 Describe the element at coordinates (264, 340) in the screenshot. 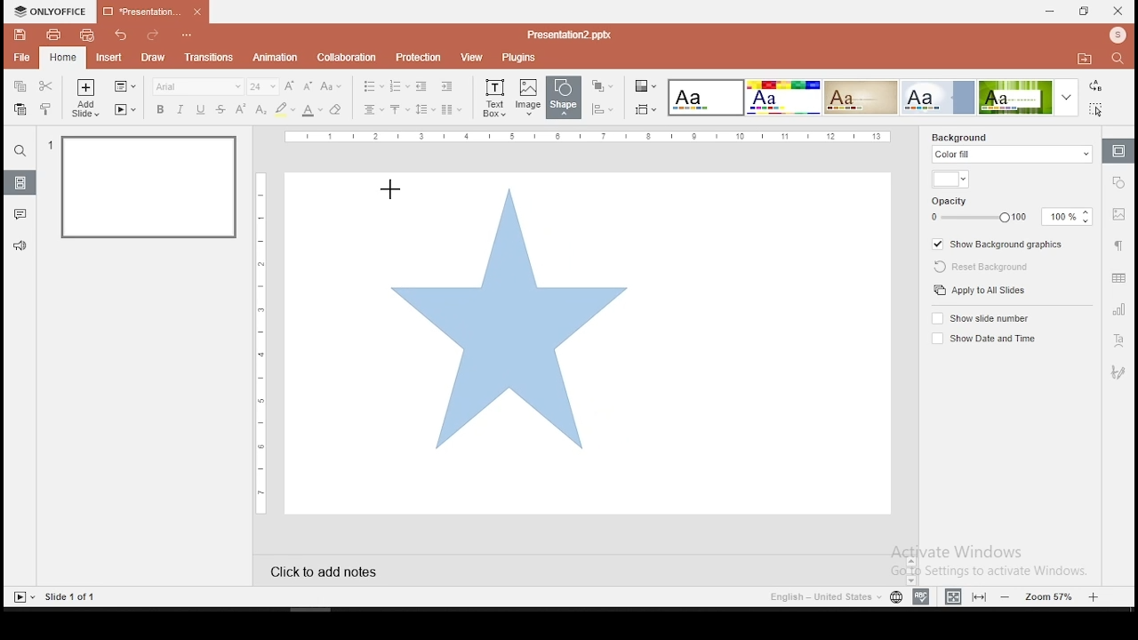

I see `vertical scale` at that location.